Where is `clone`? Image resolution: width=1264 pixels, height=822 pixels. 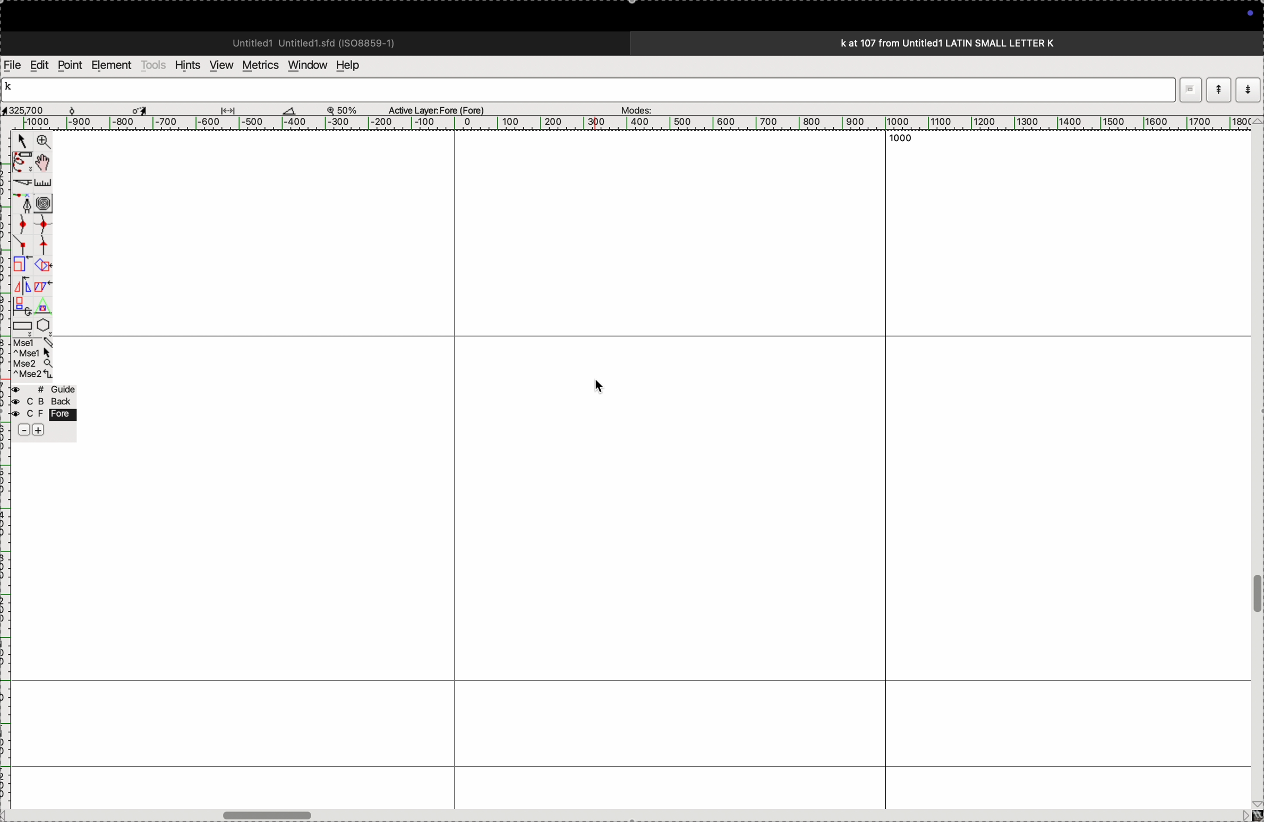 clone is located at coordinates (21, 265).